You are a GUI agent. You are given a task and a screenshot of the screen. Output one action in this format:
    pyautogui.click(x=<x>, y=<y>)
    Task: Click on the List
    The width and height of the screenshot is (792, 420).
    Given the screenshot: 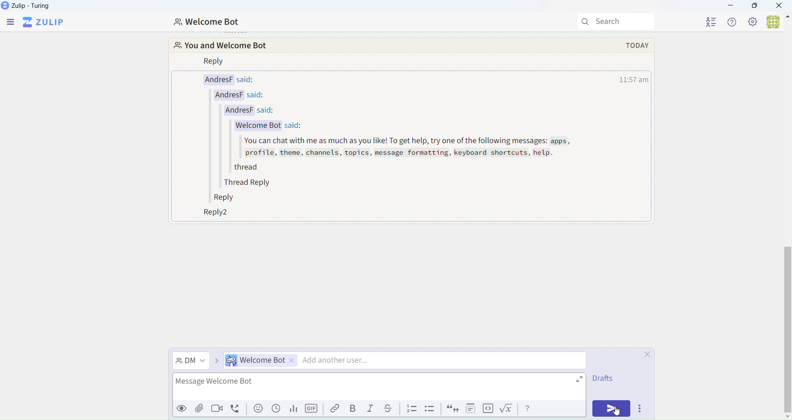 What is the action you would take?
    pyautogui.click(x=430, y=409)
    